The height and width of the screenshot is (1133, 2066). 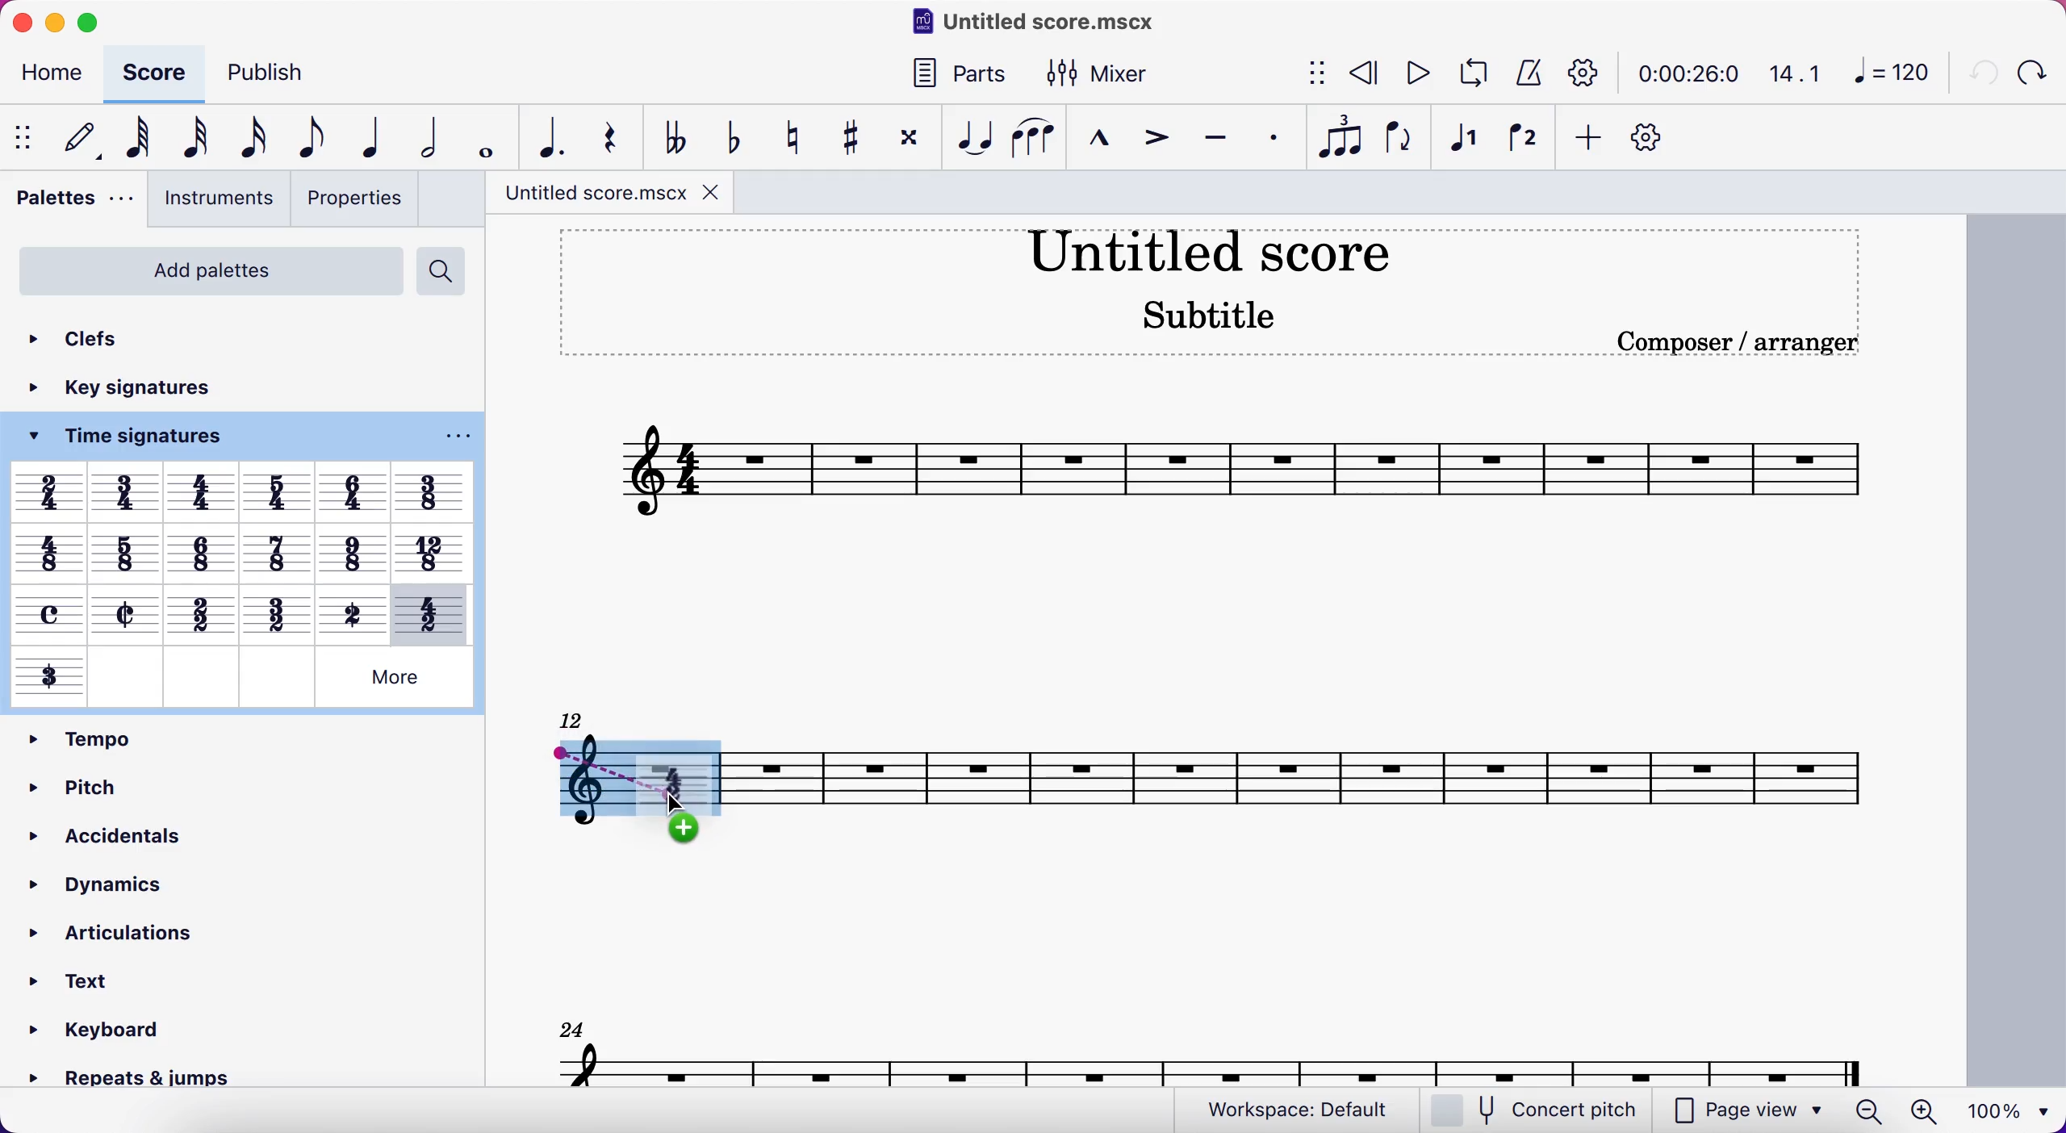 I want to click on , so click(x=275, y=552).